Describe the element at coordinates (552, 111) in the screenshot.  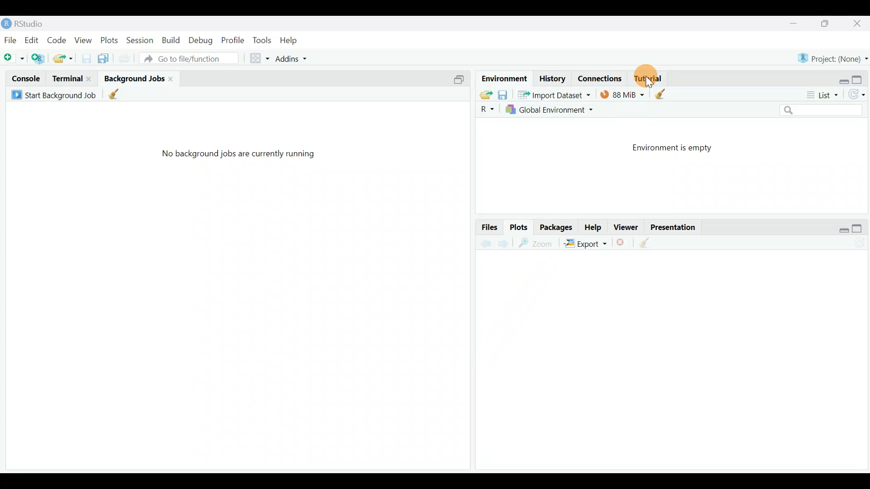
I see `Global Environment ~` at that location.